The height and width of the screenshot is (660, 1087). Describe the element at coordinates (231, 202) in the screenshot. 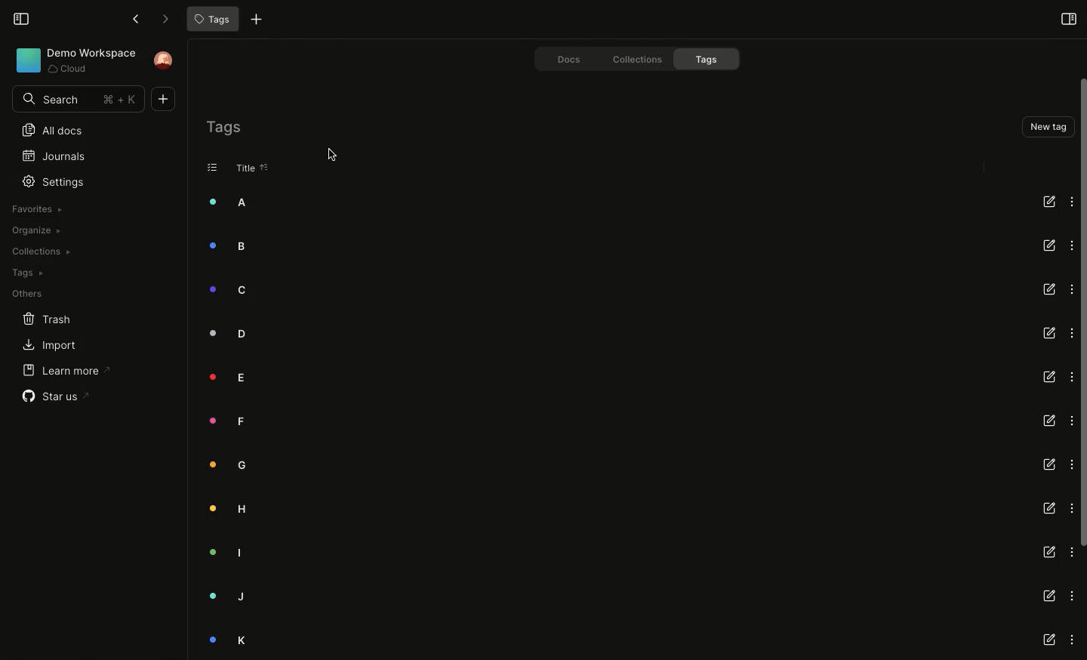

I see `A` at that location.